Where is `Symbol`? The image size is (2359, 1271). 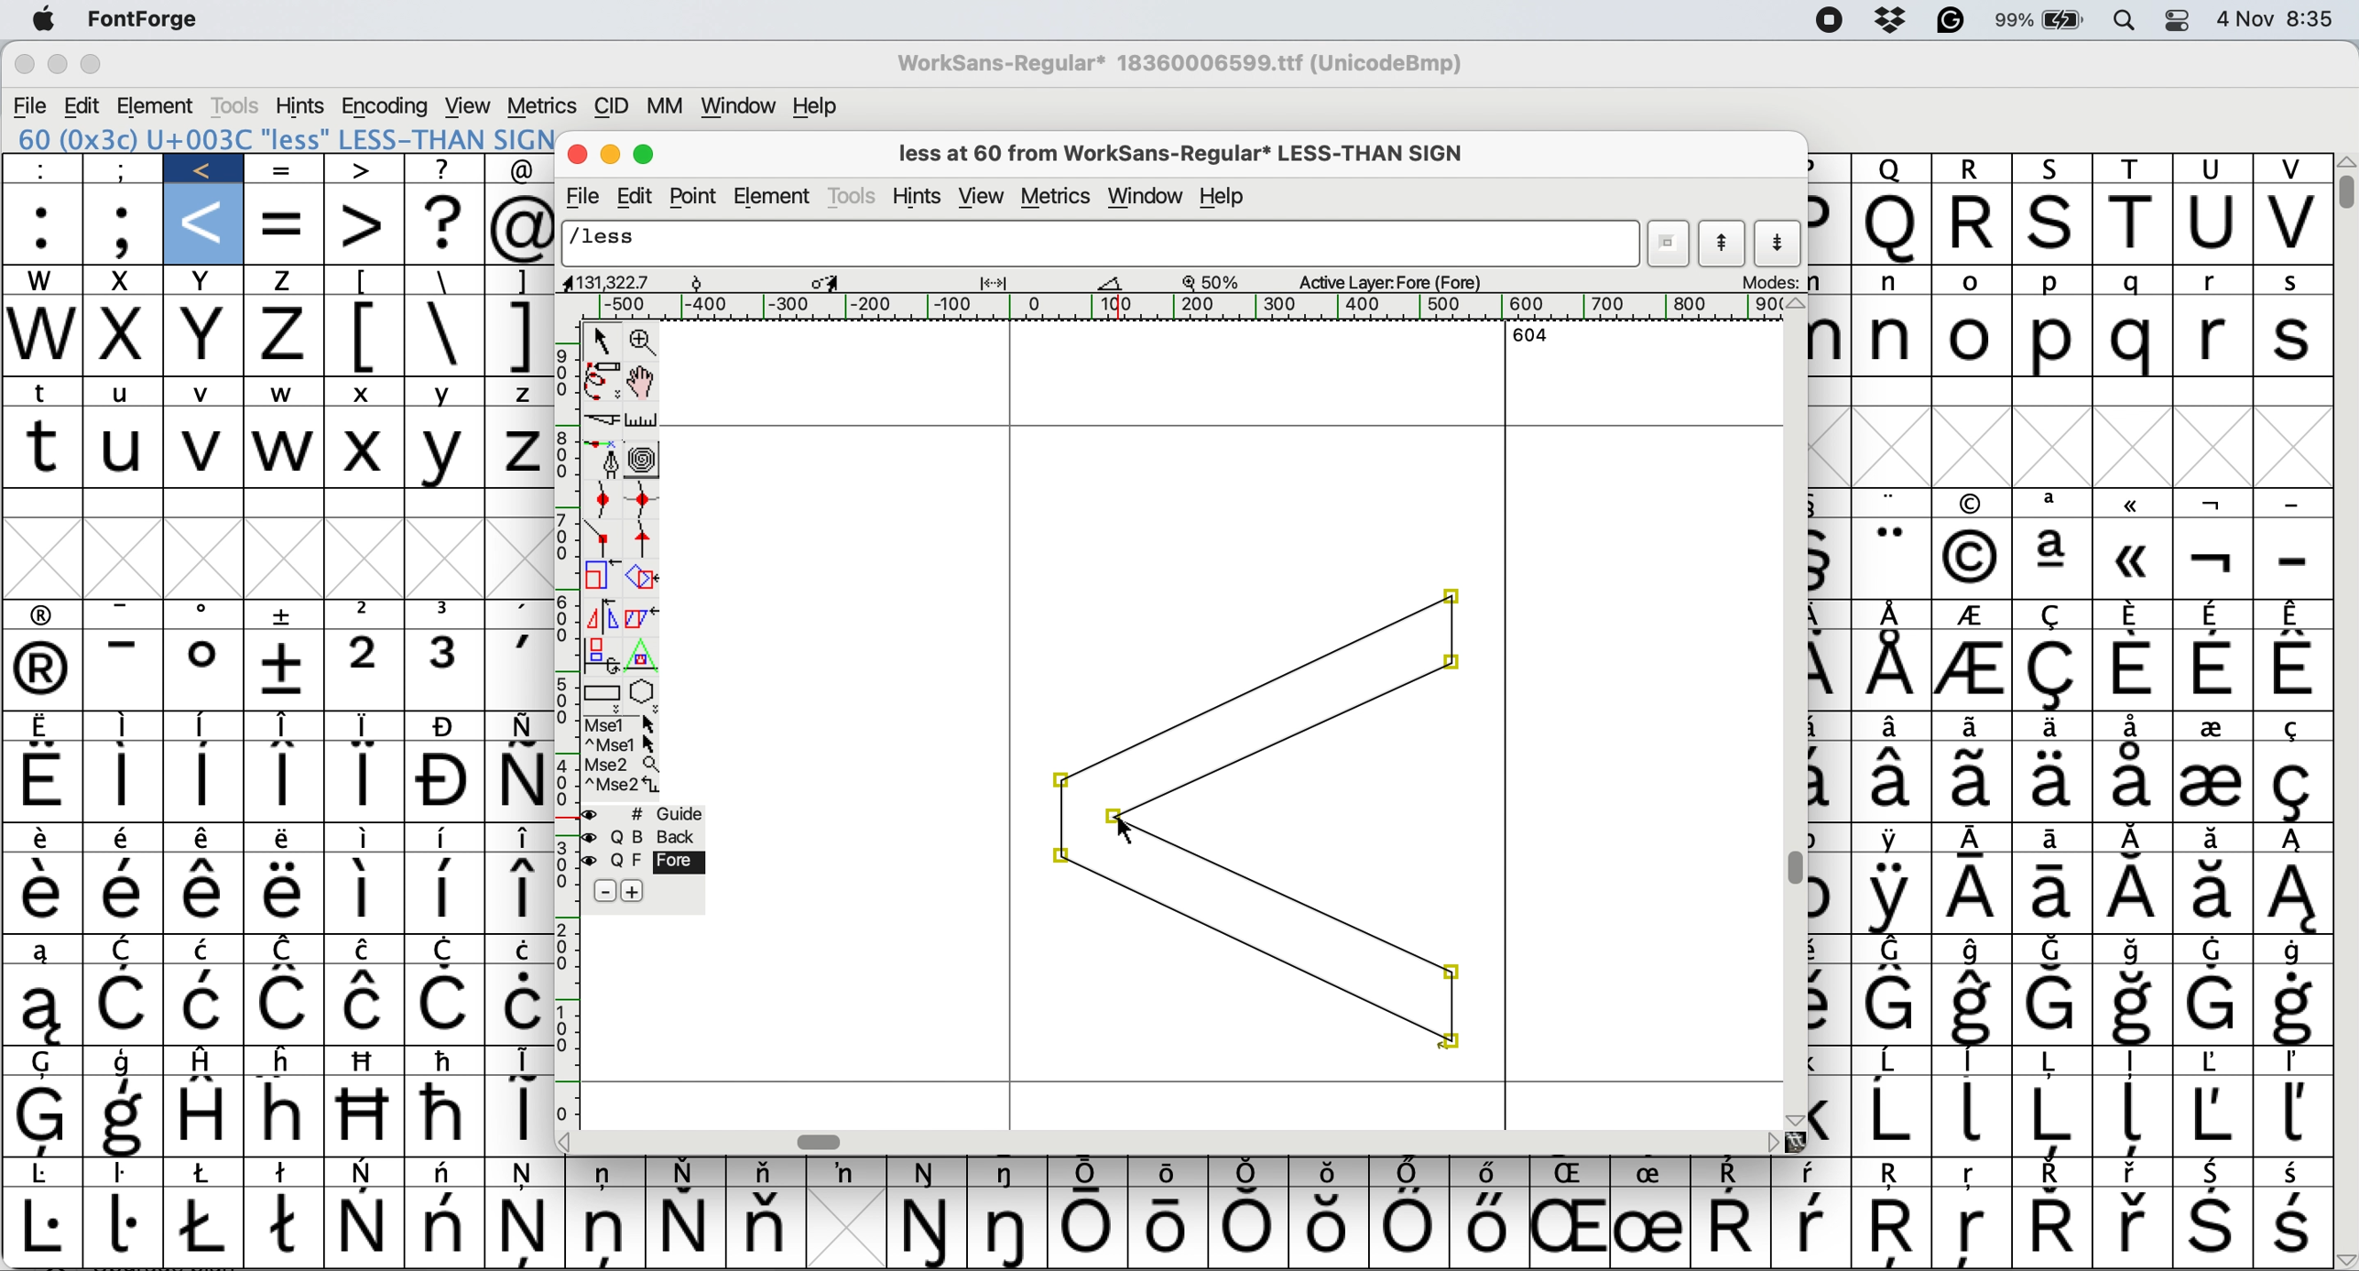
Symbol is located at coordinates (1831, 559).